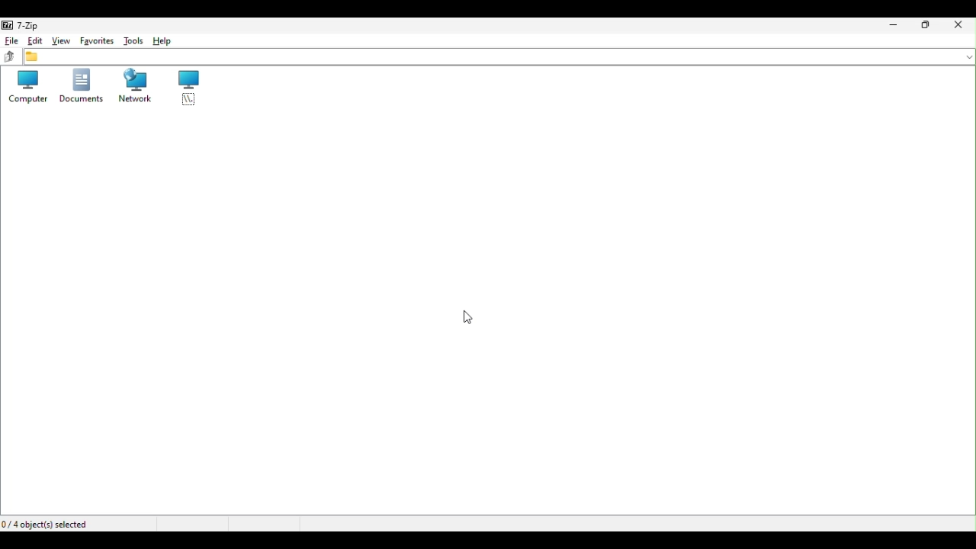 This screenshot has height=549, width=976. Describe the element at coordinates (133, 88) in the screenshot. I see `Network` at that location.